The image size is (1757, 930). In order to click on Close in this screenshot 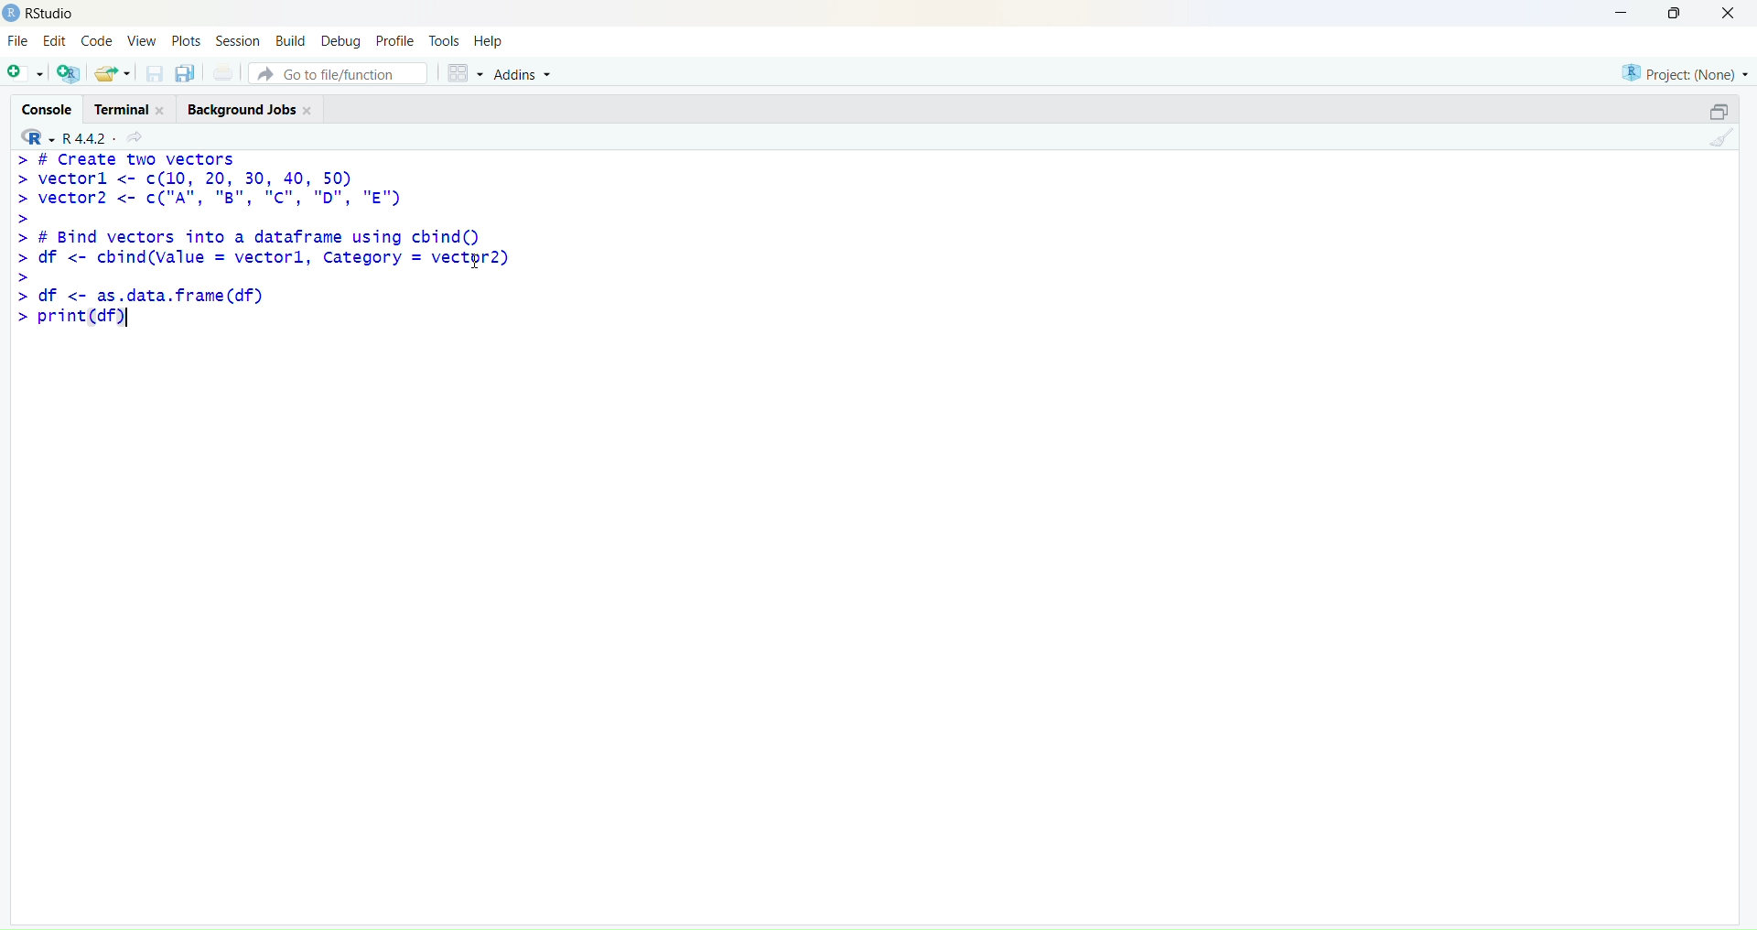, I will do `click(1730, 15)`.